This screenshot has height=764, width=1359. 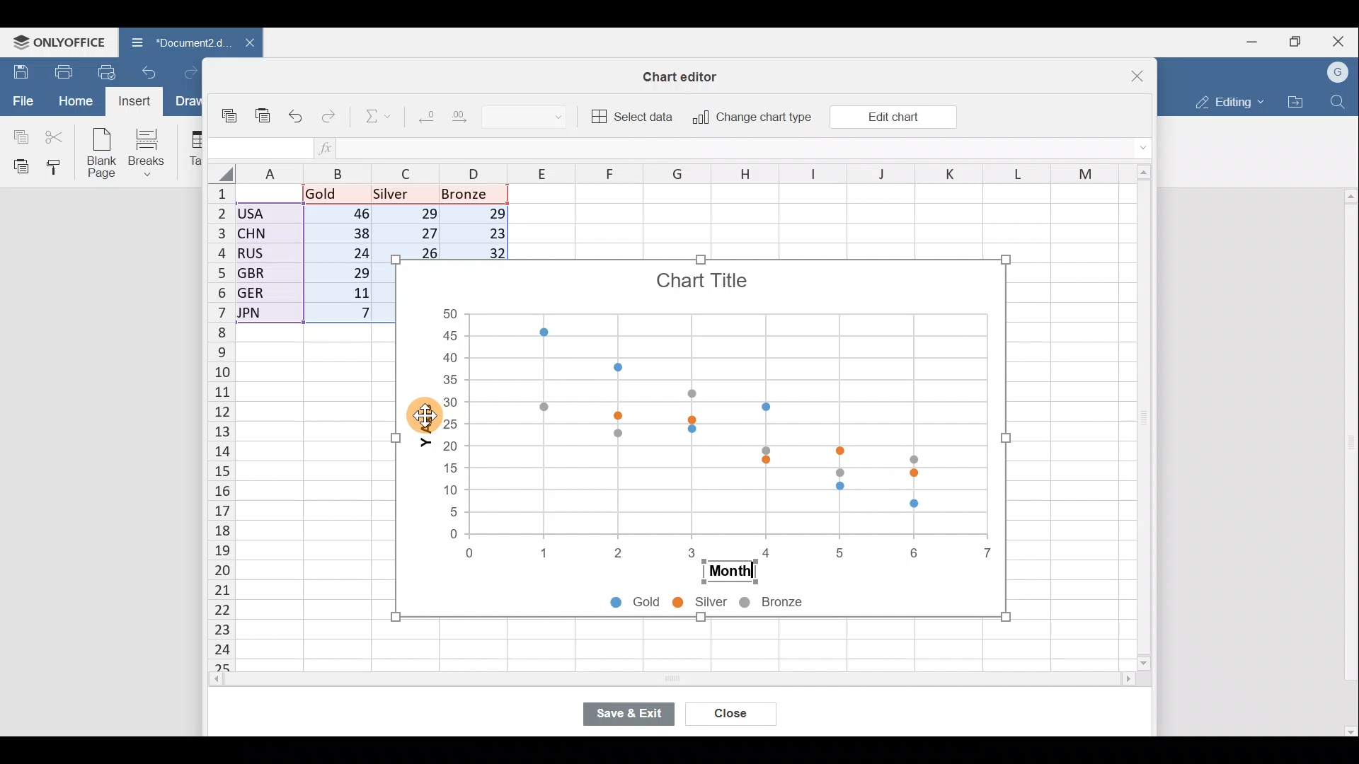 What do you see at coordinates (732, 574) in the screenshot?
I see `Month` at bounding box center [732, 574].